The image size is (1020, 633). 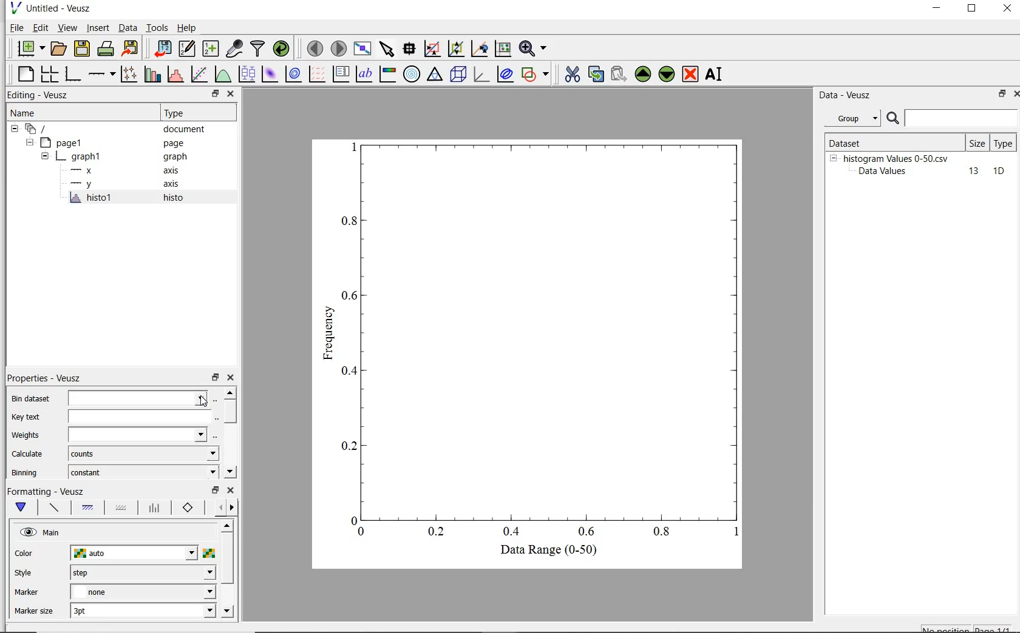 I want to click on plot a function, so click(x=222, y=74).